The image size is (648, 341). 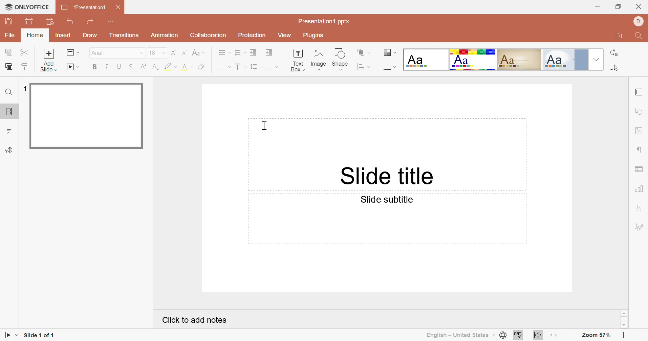 What do you see at coordinates (223, 66) in the screenshot?
I see `Horizontal align` at bounding box center [223, 66].